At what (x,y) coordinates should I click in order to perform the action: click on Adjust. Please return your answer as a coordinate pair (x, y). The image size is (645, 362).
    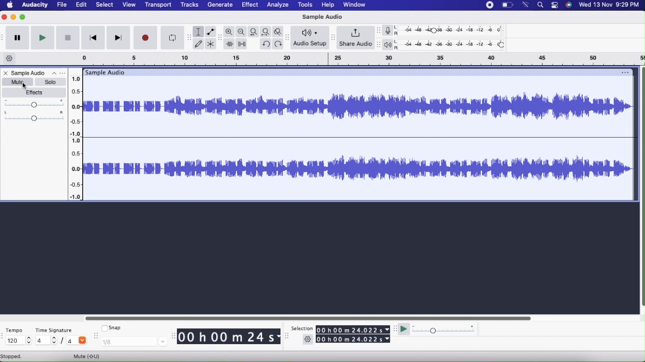
    Looking at the image, I should click on (332, 36).